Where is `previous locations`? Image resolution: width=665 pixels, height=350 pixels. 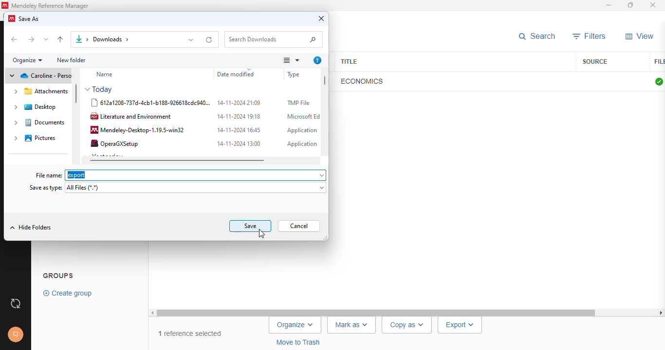
previous locations is located at coordinates (192, 40).